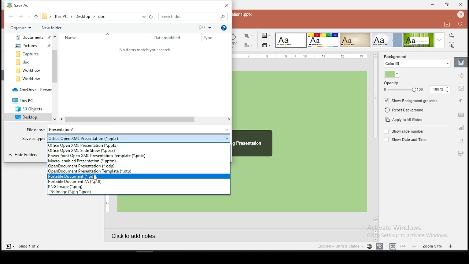 The image size is (469, 264). What do you see at coordinates (225, 28) in the screenshot?
I see `Help` at bounding box center [225, 28].